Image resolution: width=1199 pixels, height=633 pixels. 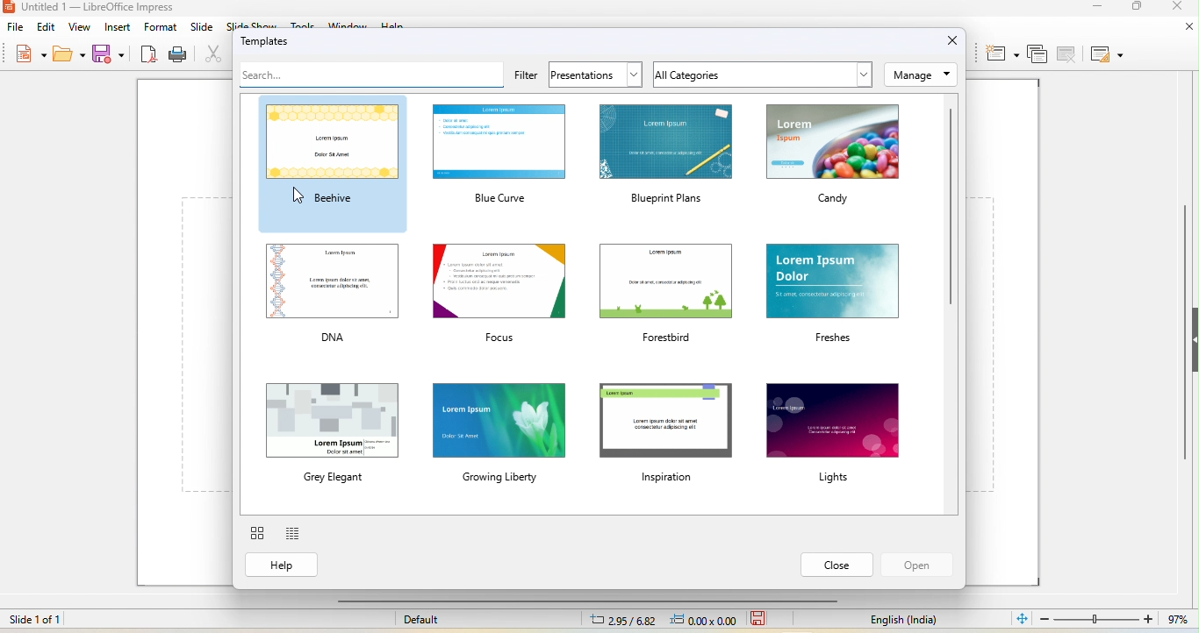 I want to click on blue curve, so click(x=499, y=157).